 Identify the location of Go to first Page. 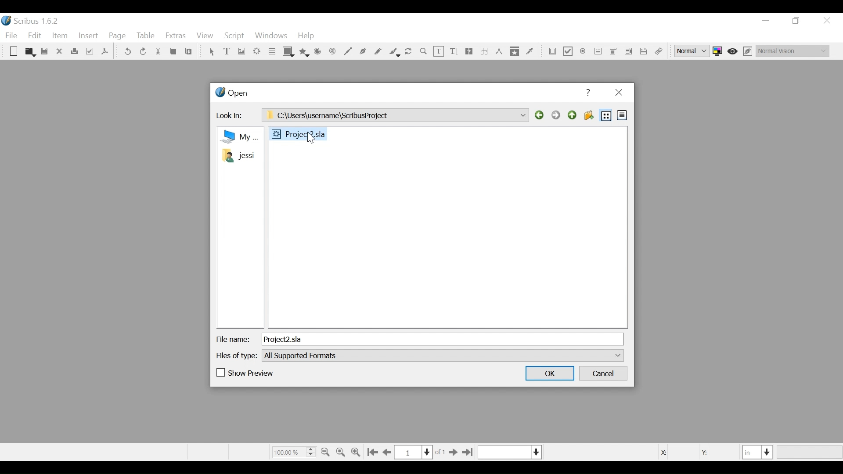
(374, 452).